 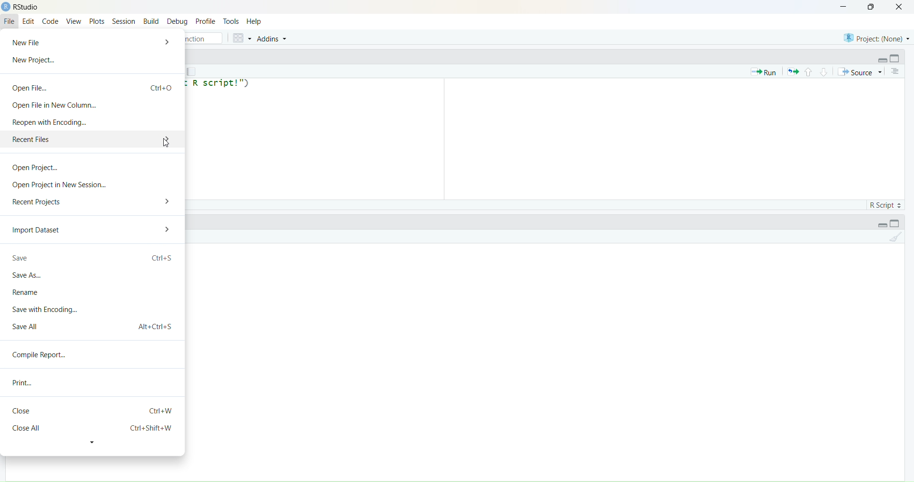 I want to click on File, so click(x=10, y=20).